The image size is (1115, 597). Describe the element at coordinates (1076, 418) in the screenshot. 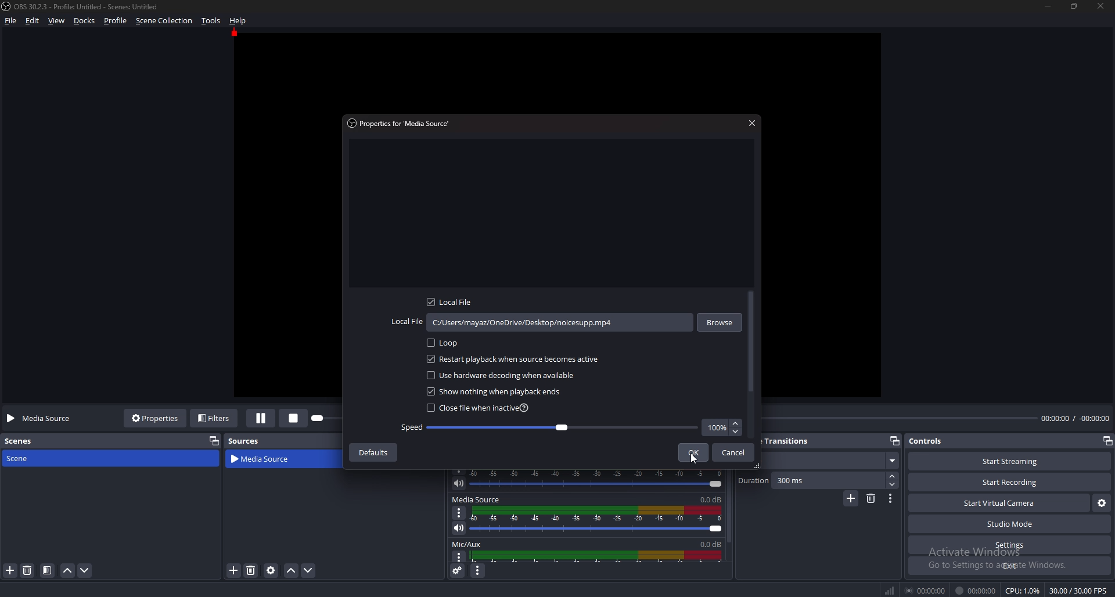

I see `00:00:00 / -00:00:00` at that location.